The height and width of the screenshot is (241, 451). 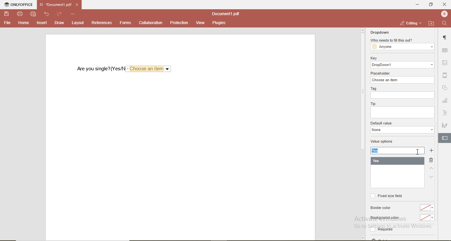 What do you see at coordinates (73, 14) in the screenshot?
I see `options` at bounding box center [73, 14].